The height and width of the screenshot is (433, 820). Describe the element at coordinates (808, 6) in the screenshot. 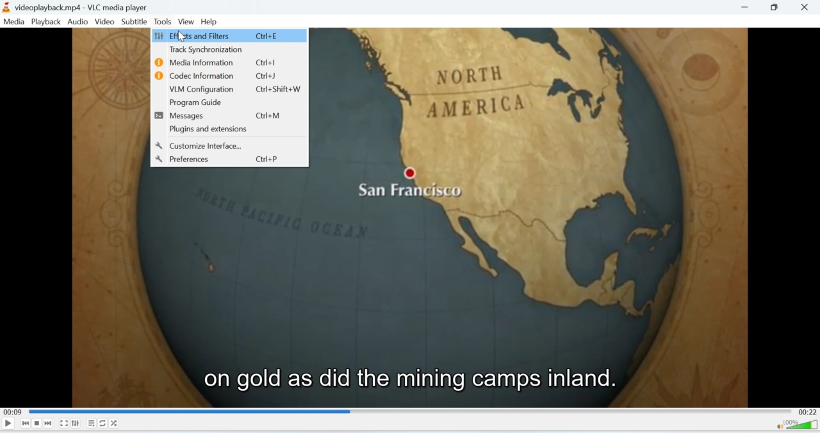

I see `Close` at that location.